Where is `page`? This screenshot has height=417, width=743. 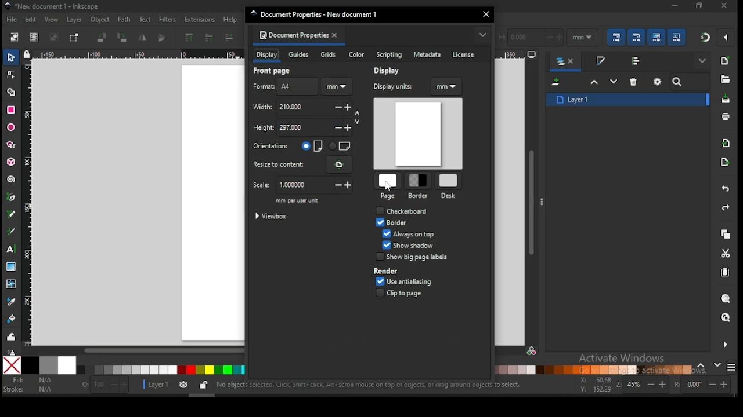 page is located at coordinates (388, 196).